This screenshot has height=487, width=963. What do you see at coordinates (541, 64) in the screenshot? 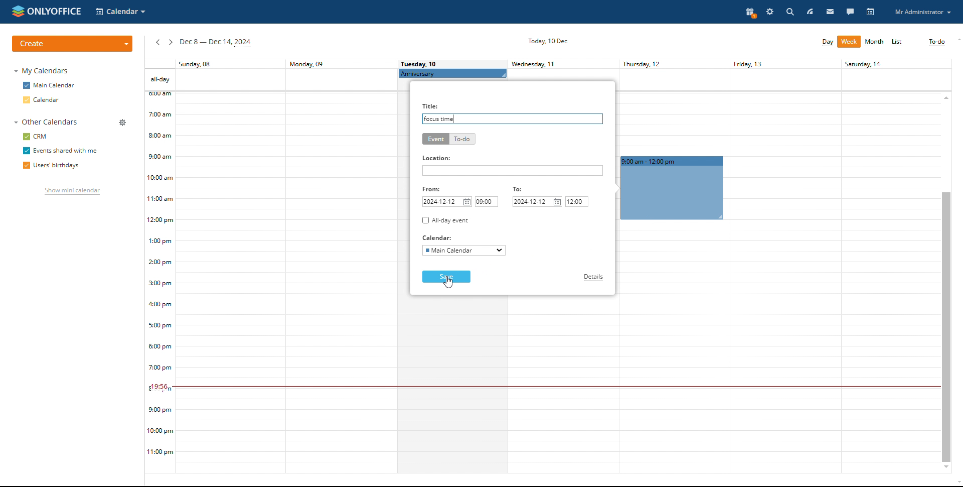
I see `Wednesday, 11` at bounding box center [541, 64].